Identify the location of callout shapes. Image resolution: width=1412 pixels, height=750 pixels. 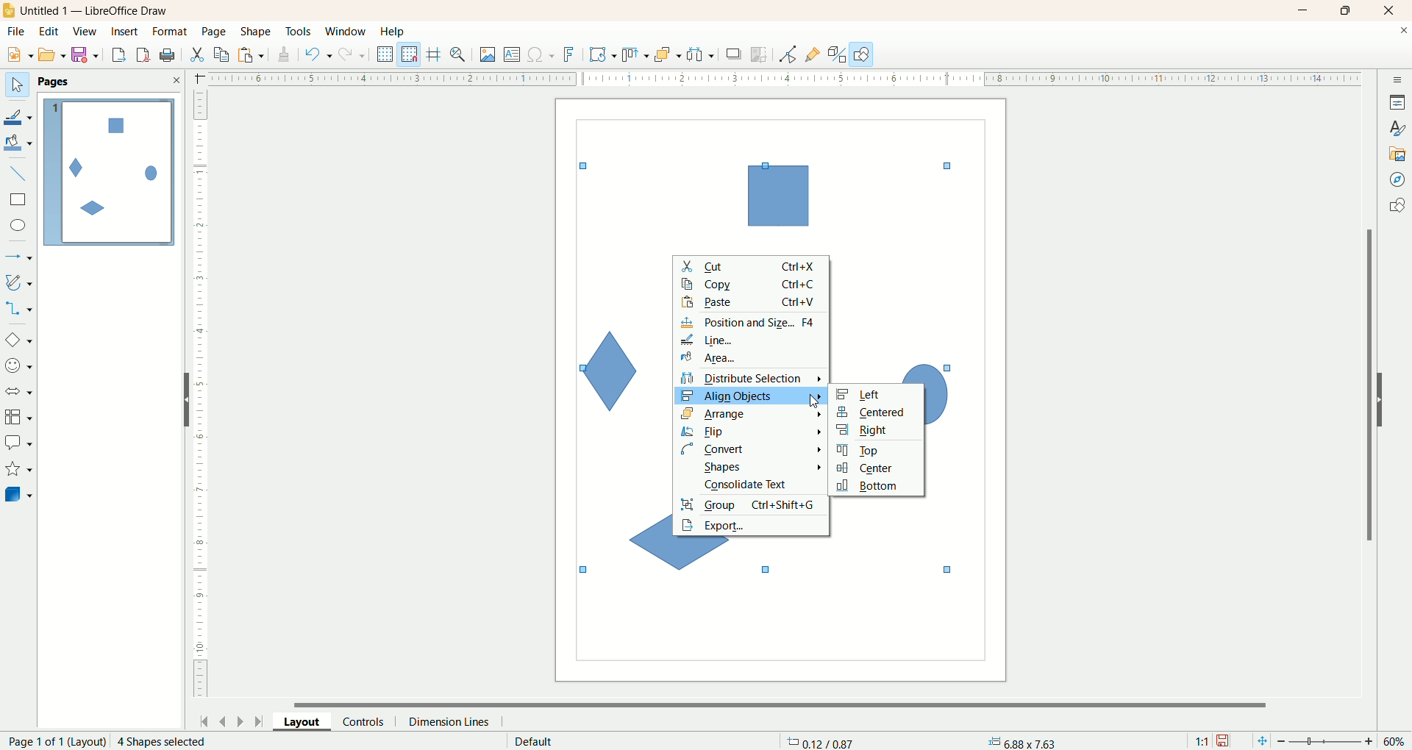
(18, 443).